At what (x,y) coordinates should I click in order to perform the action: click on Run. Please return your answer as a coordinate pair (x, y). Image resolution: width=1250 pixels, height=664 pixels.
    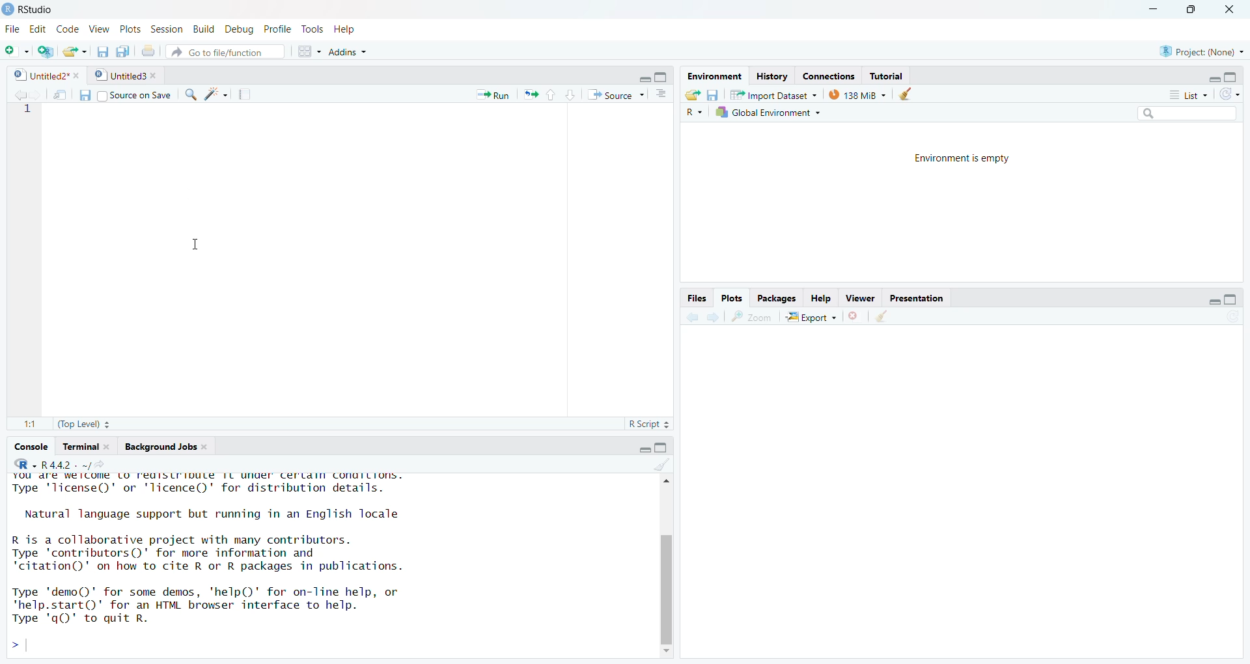
    Looking at the image, I should click on (487, 95).